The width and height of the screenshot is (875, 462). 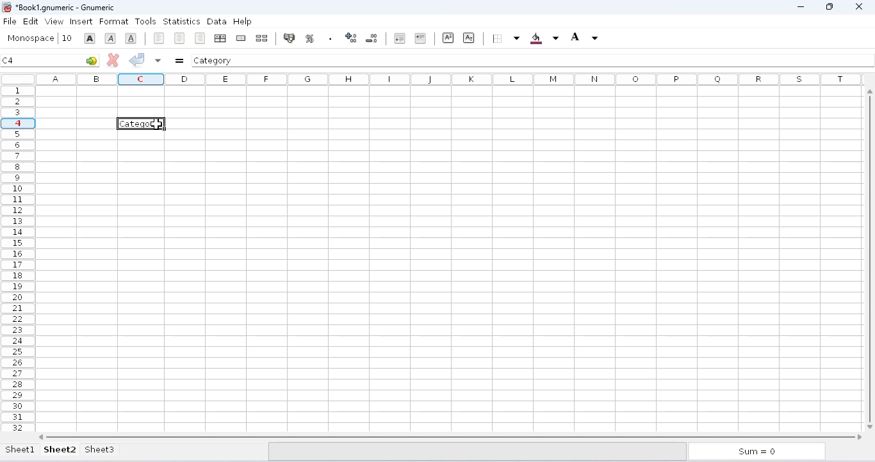 I want to click on merge a range of cells, so click(x=241, y=38).